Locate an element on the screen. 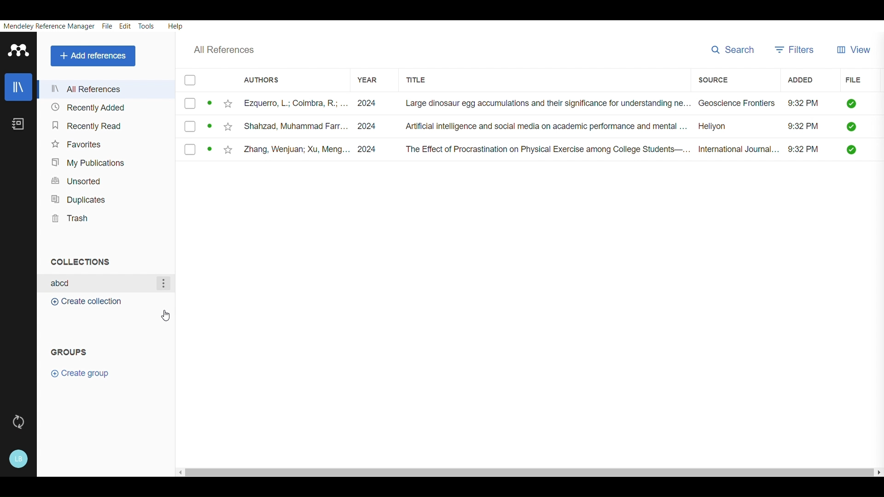 The width and height of the screenshot is (884, 497). Edit is located at coordinates (124, 25).